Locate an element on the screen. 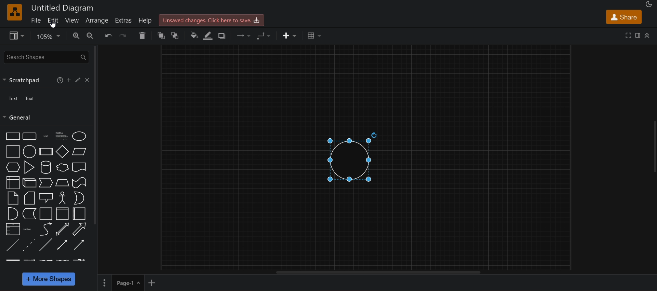  notes is located at coordinates (13, 198).